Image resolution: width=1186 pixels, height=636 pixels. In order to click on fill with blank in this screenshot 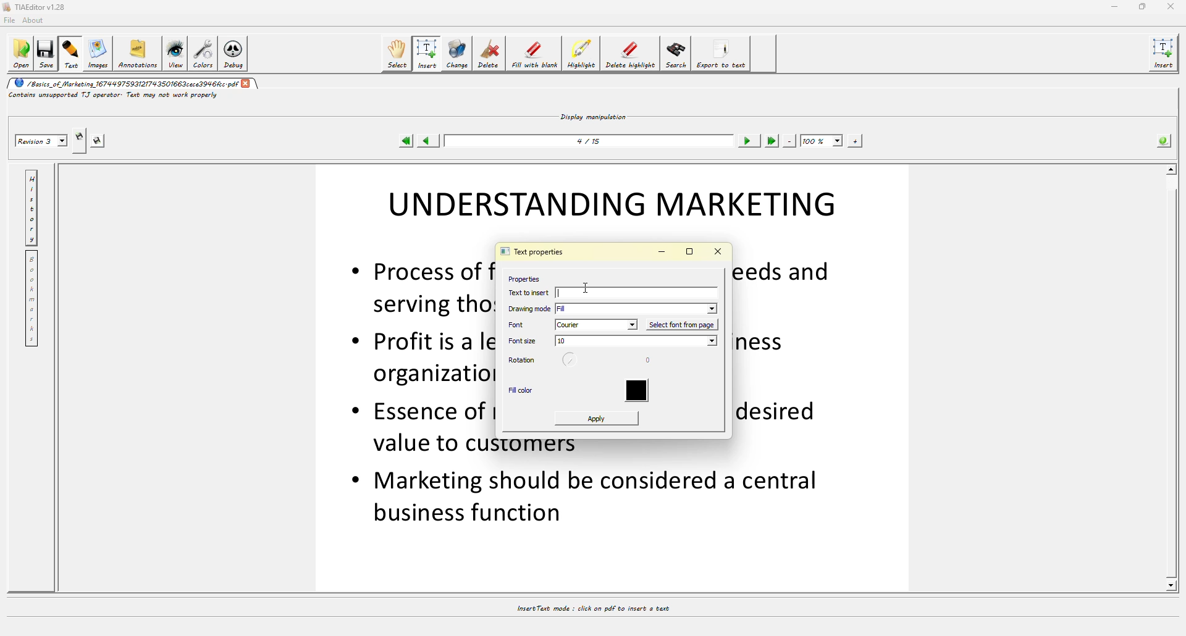, I will do `click(535, 53)`.